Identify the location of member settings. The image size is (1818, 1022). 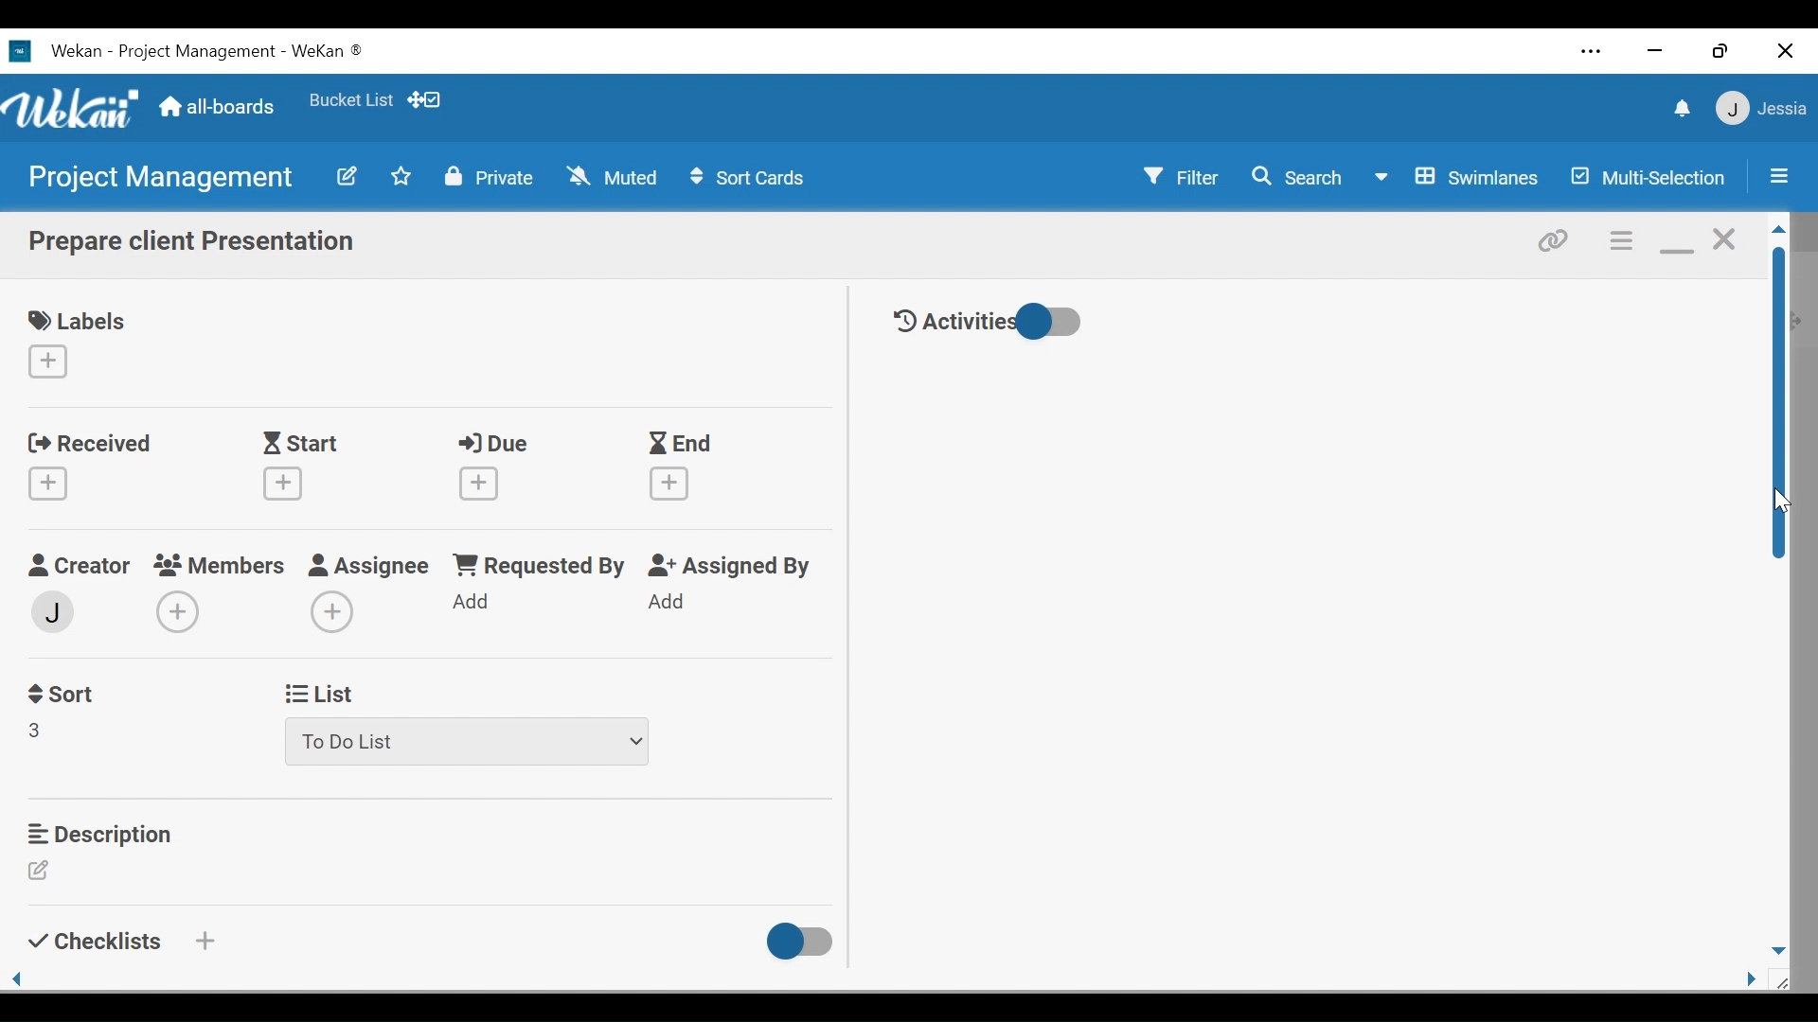
(1761, 107).